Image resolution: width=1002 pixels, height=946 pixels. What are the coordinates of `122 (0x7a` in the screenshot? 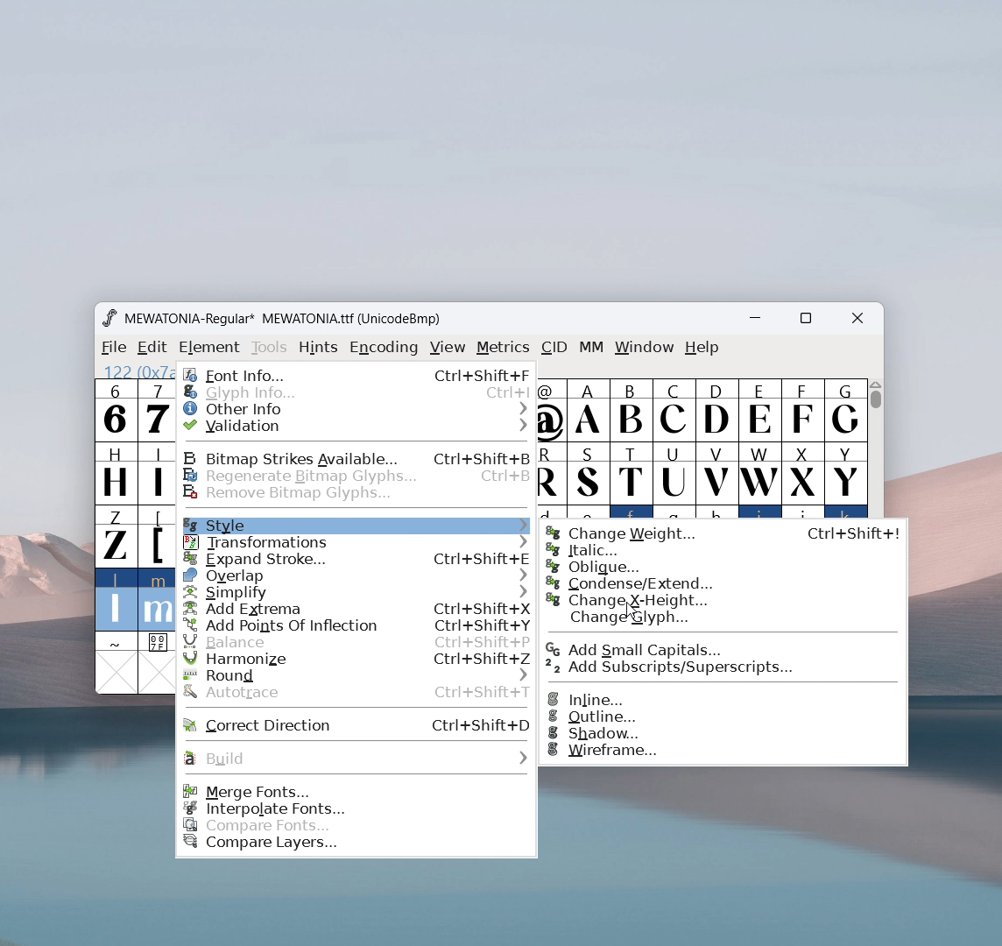 It's located at (137, 371).